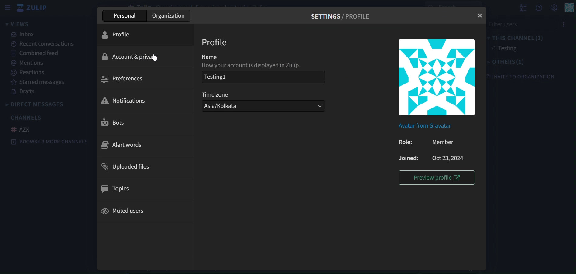  What do you see at coordinates (504, 49) in the screenshot?
I see `testing` at bounding box center [504, 49].